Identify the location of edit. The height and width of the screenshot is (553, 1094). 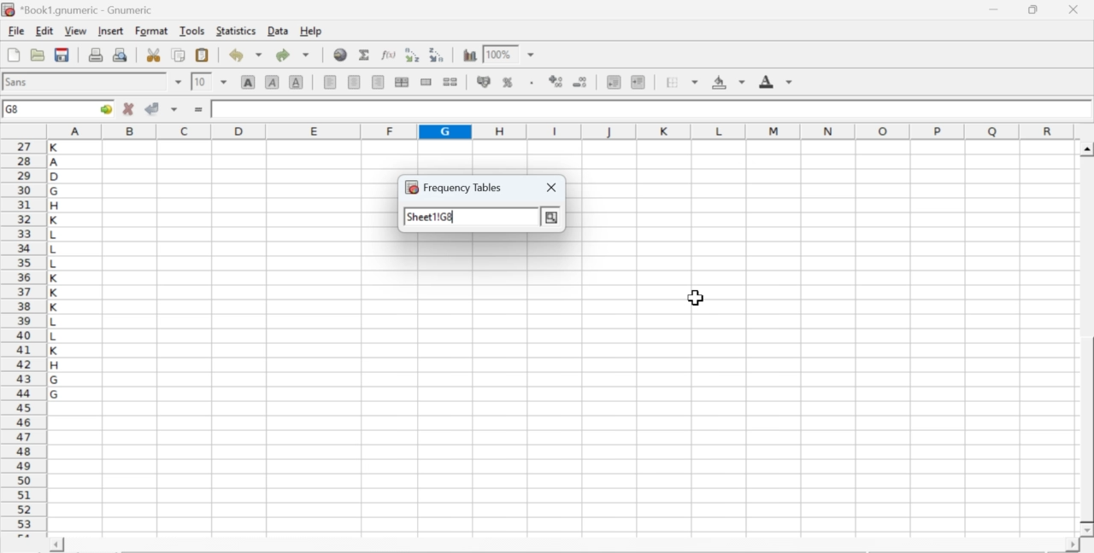
(44, 31).